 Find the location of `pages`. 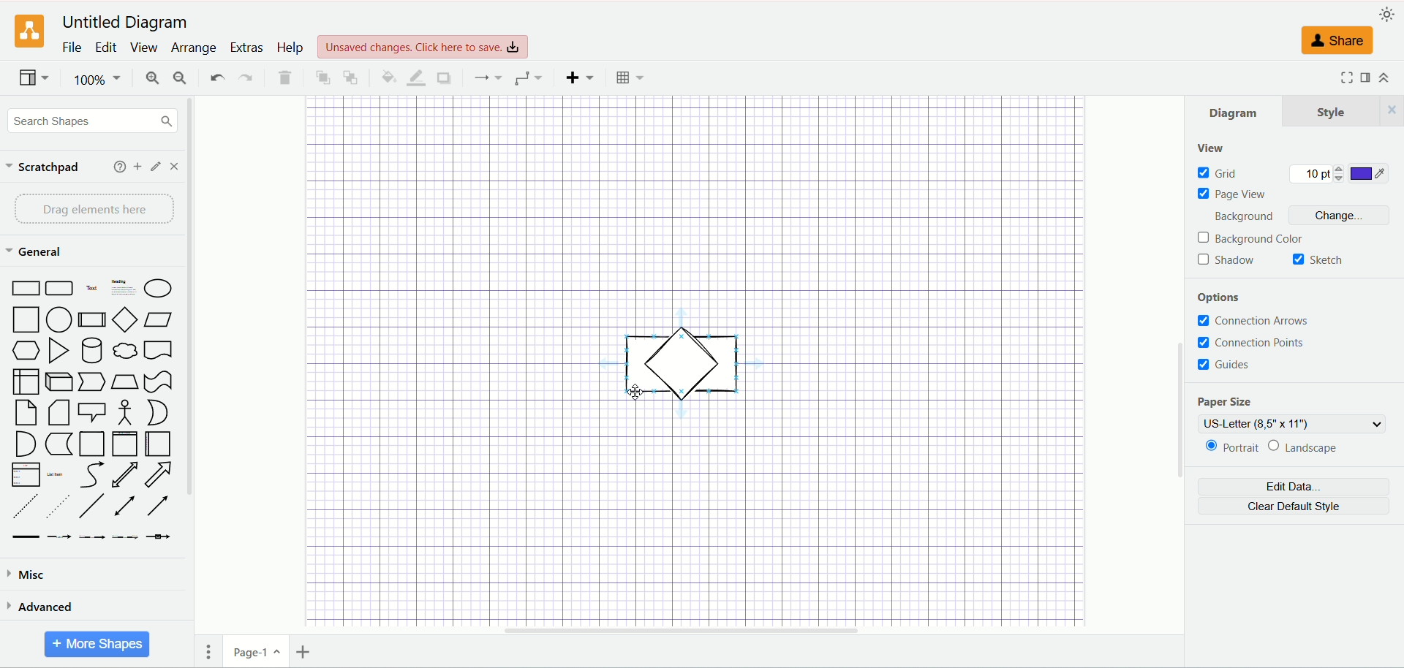

pages is located at coordinates (212, 649).